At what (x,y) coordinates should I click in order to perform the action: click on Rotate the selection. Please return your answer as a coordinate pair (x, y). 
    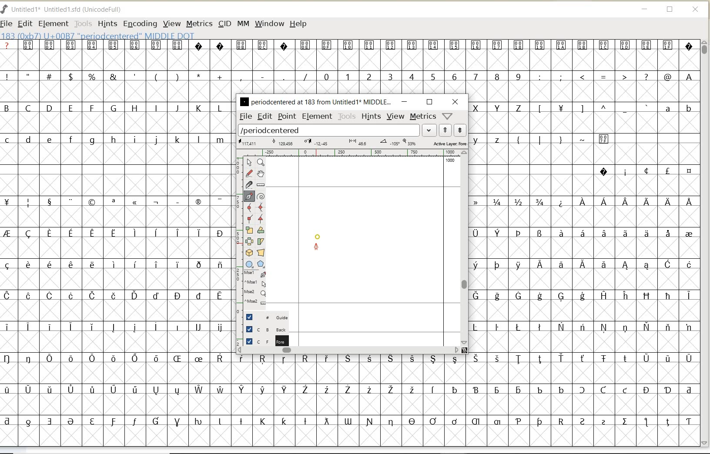
    Looking at the image, I should click on (261, 230).